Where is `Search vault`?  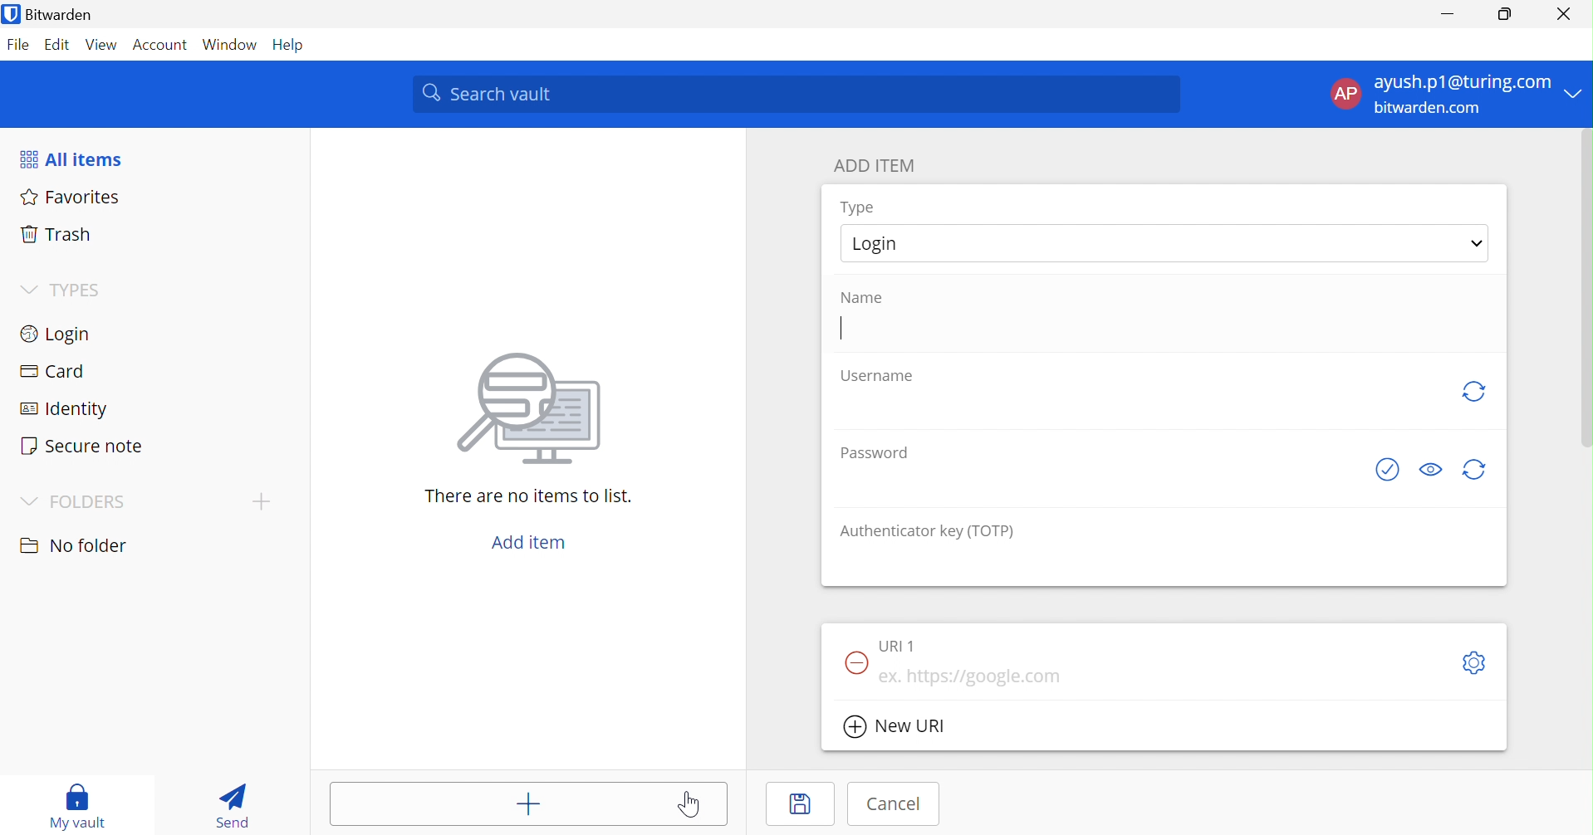 Search vault is located at coordinates (794, 93).